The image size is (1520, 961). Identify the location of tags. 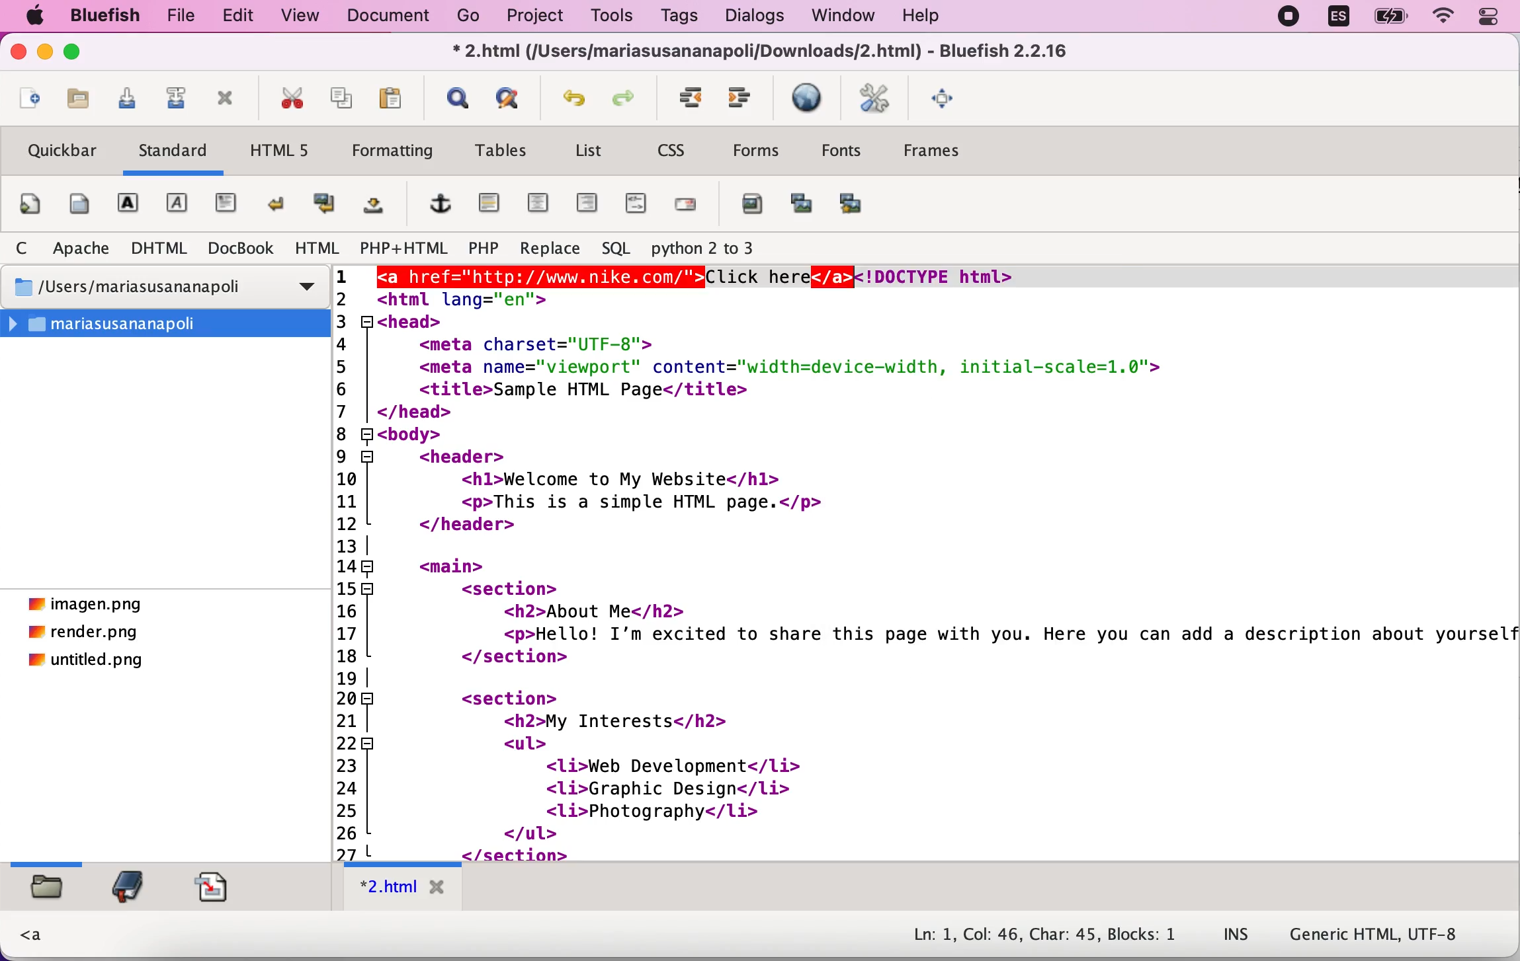
(680, 17).